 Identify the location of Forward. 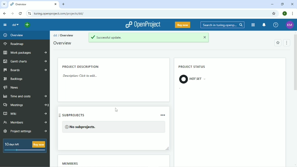
(13, 14).